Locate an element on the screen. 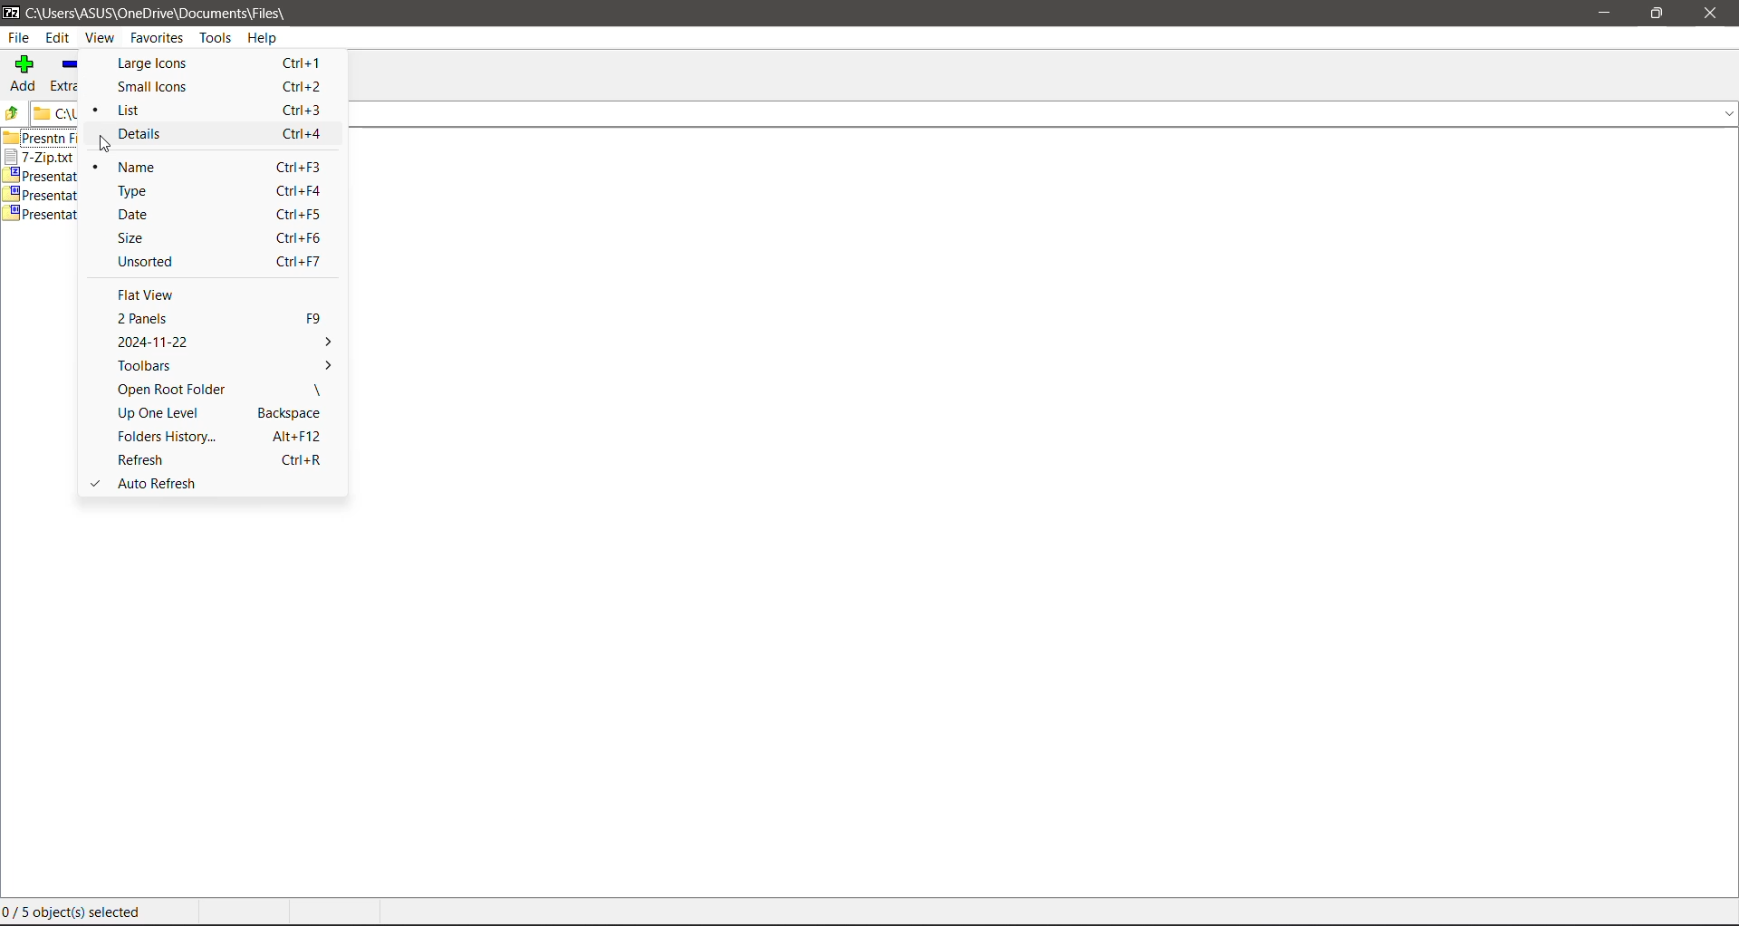  File is located at coordinates (20, 40).